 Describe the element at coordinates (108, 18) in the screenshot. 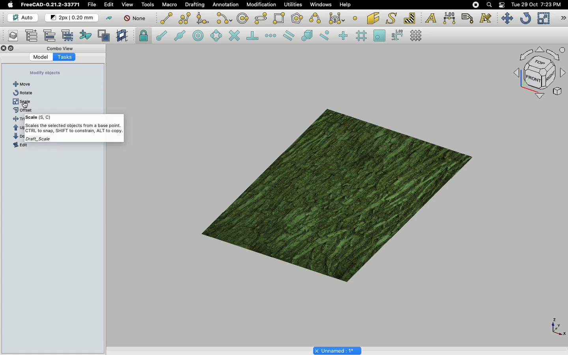

I see `Toggle construction mode` at that location.